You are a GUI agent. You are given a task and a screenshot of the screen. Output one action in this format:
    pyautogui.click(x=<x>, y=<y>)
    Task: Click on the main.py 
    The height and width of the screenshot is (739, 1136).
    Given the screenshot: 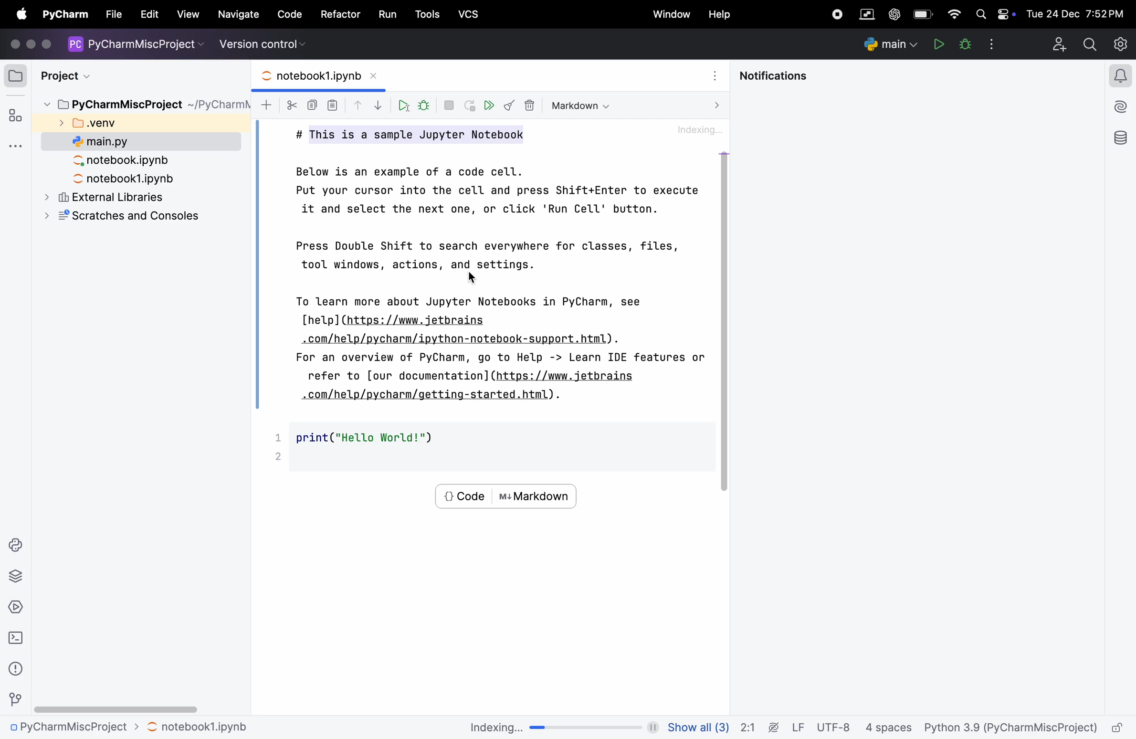 What is the action you would take?
    pyautogui.click(x=123, y=140)
    